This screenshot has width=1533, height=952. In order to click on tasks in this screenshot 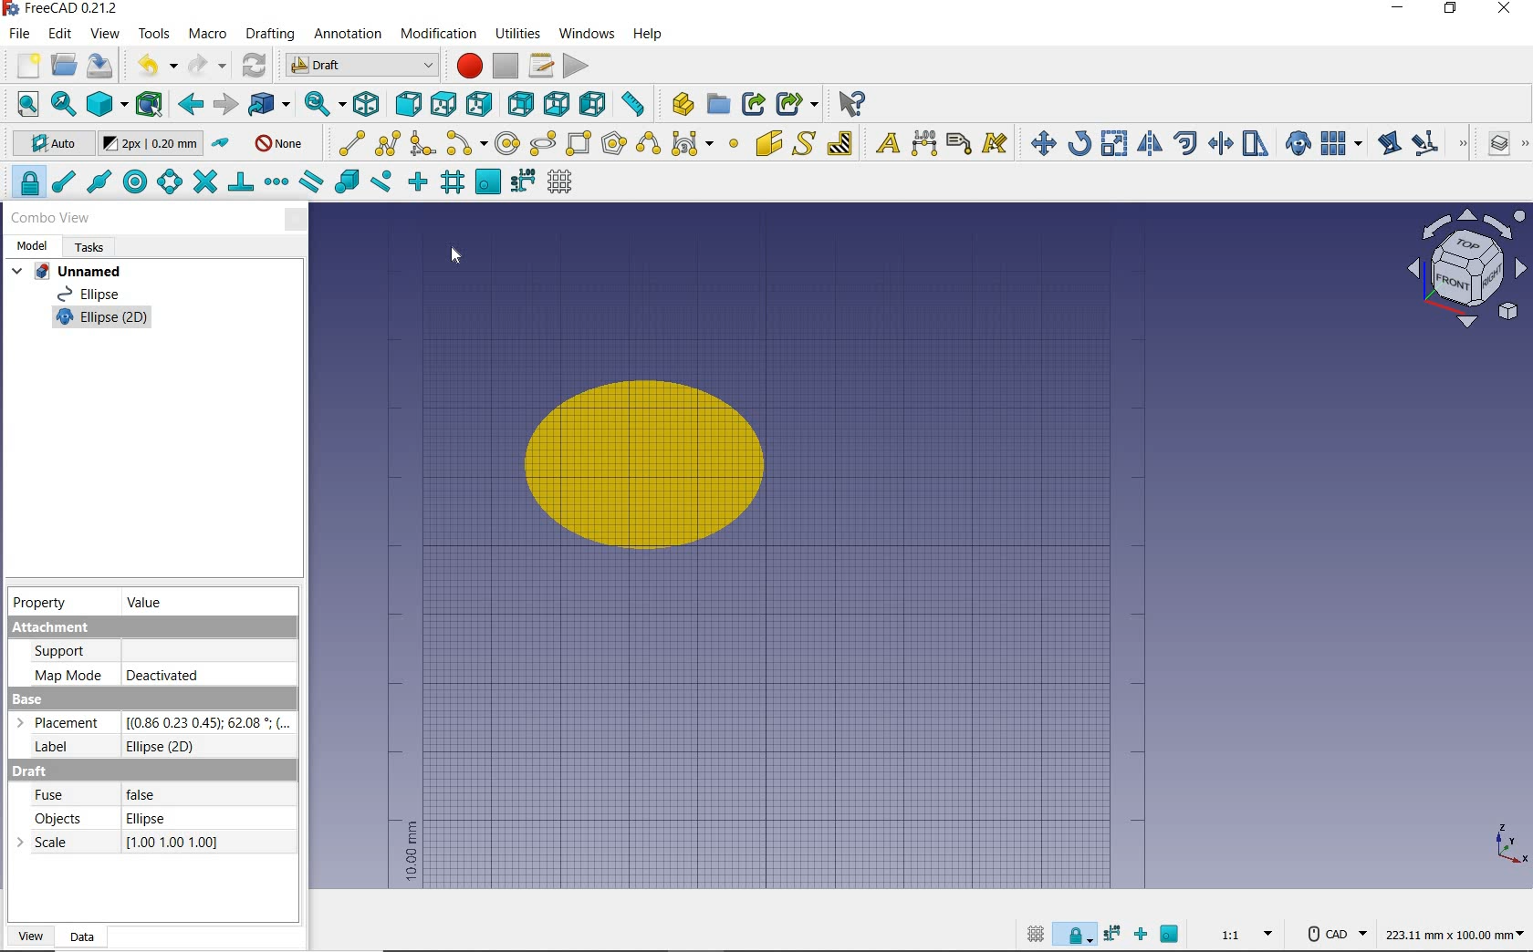, I will do `click(94, 248)`.